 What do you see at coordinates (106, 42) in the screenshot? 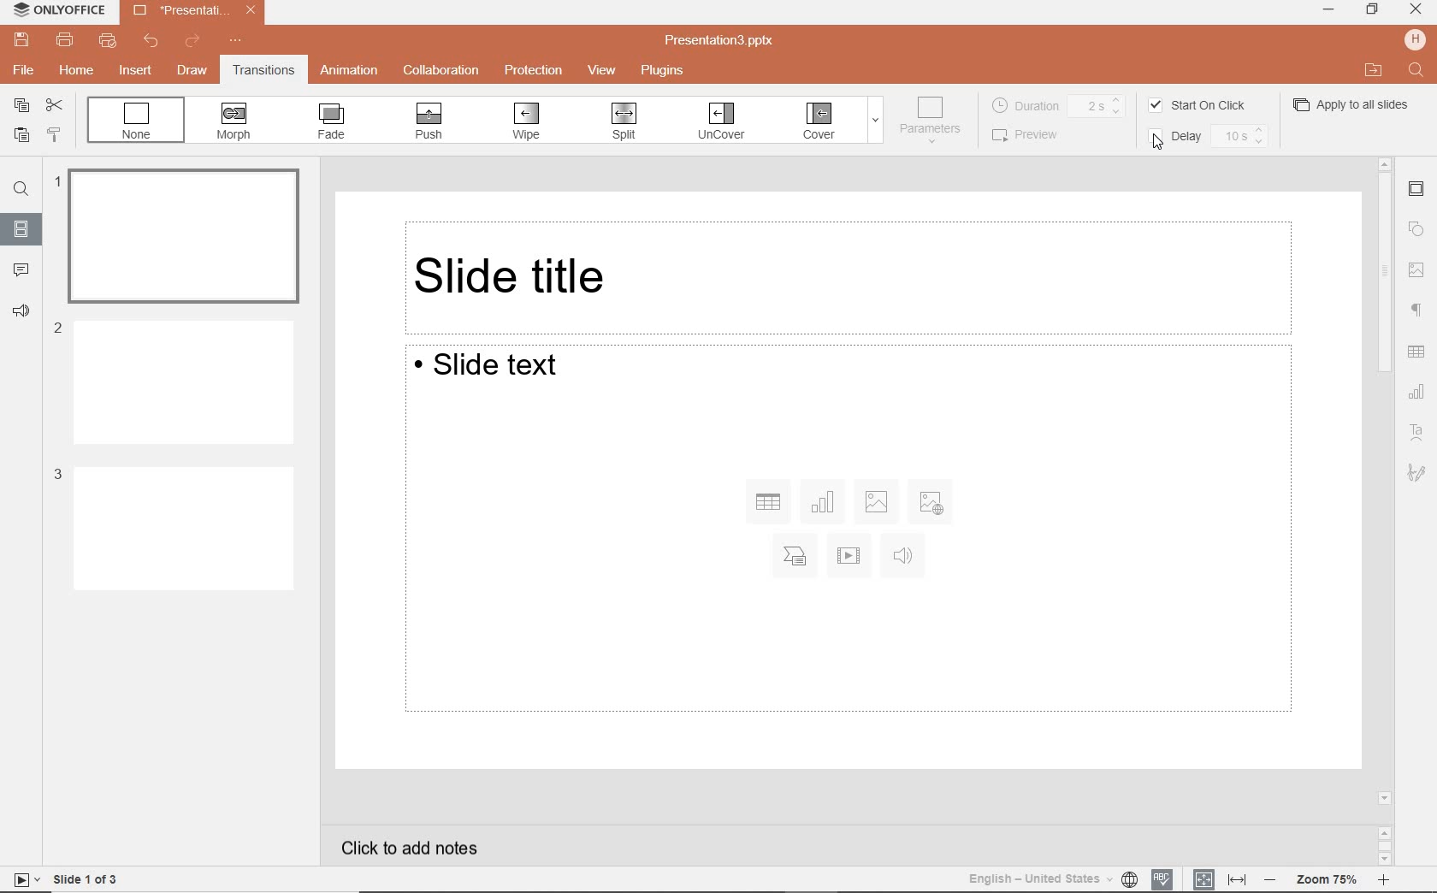
I see `quick print` at bounding box center [106, 42].